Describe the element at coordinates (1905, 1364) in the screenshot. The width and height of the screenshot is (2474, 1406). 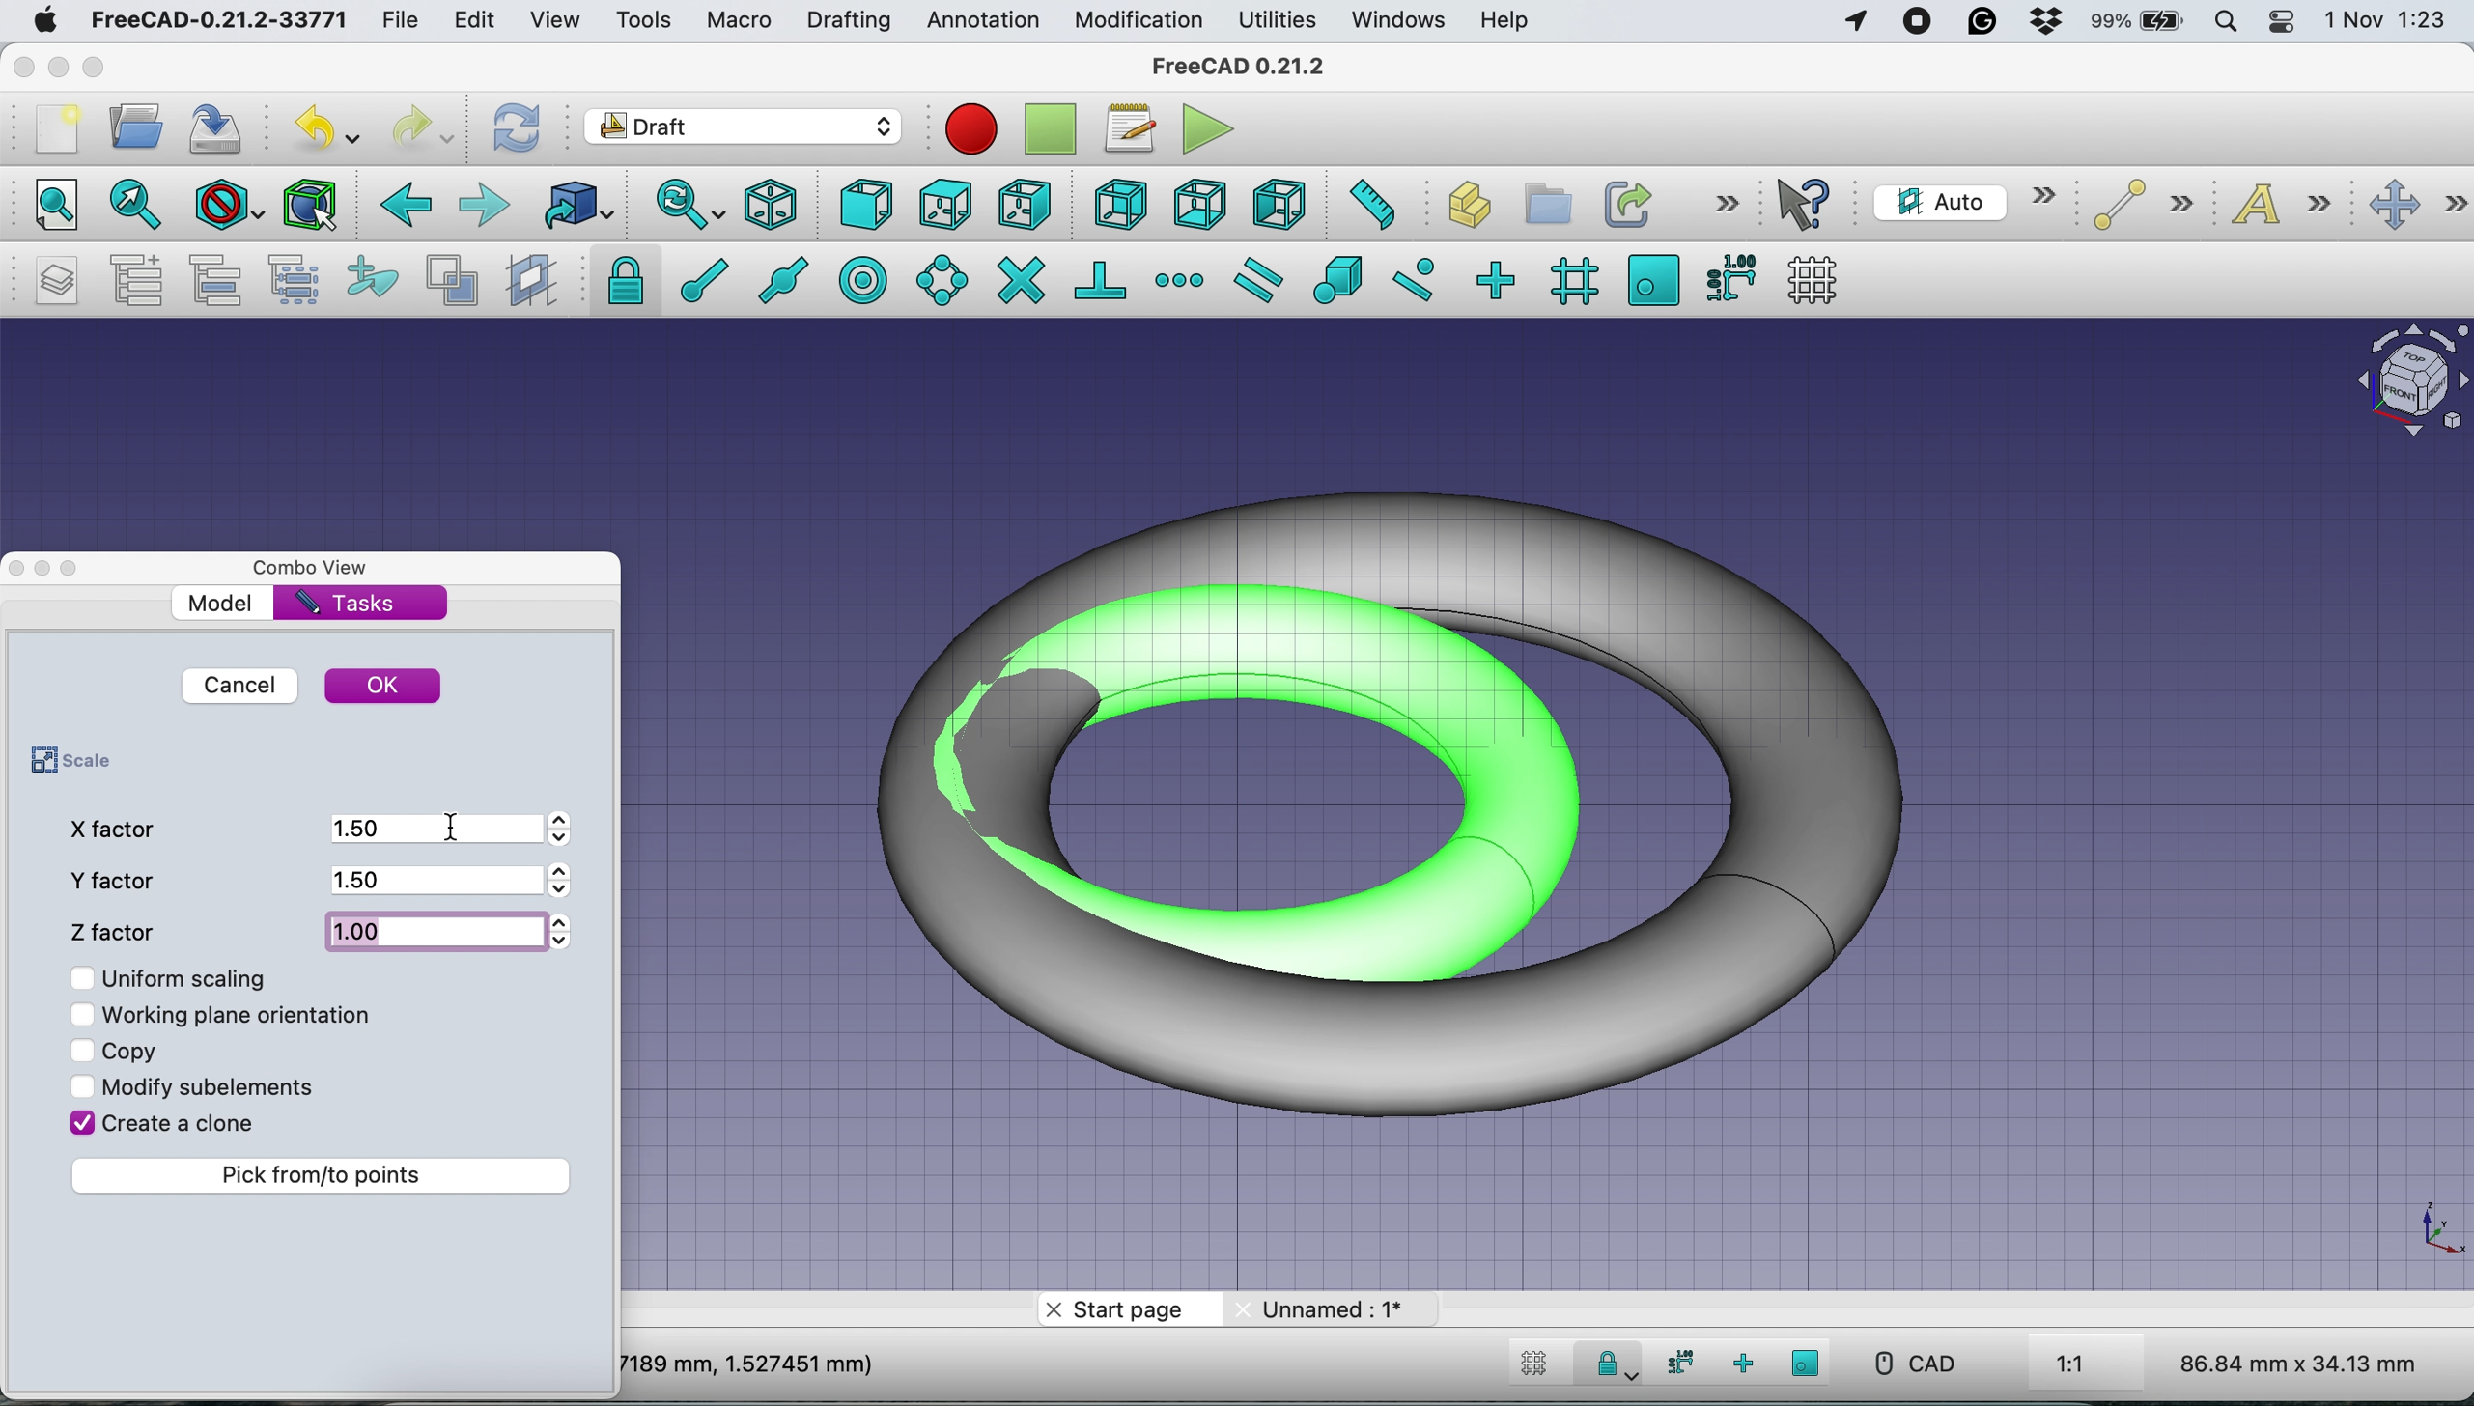
I see `CAD` at that location.